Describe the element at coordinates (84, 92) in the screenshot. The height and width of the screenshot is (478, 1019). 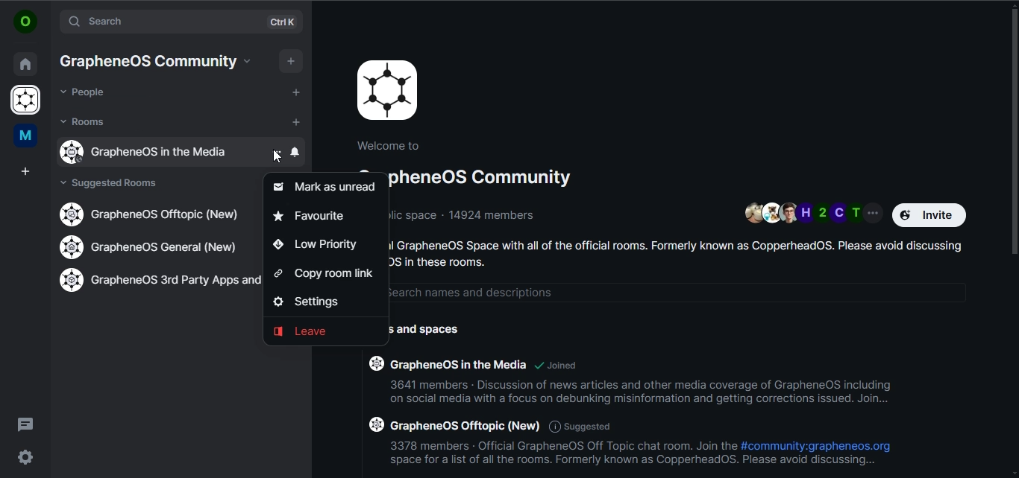
I see `people` at that location.